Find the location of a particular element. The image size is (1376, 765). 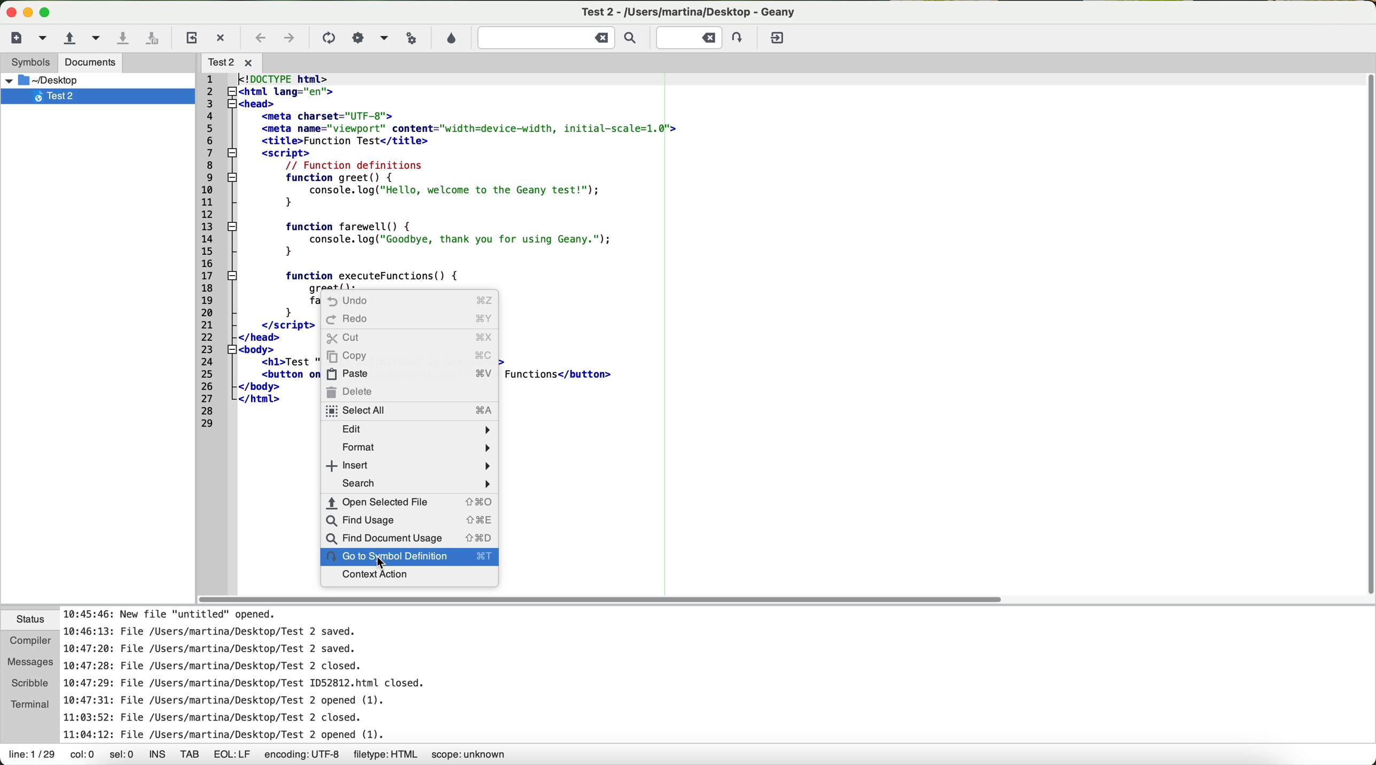

terminal is located at coordinates (27, 705).